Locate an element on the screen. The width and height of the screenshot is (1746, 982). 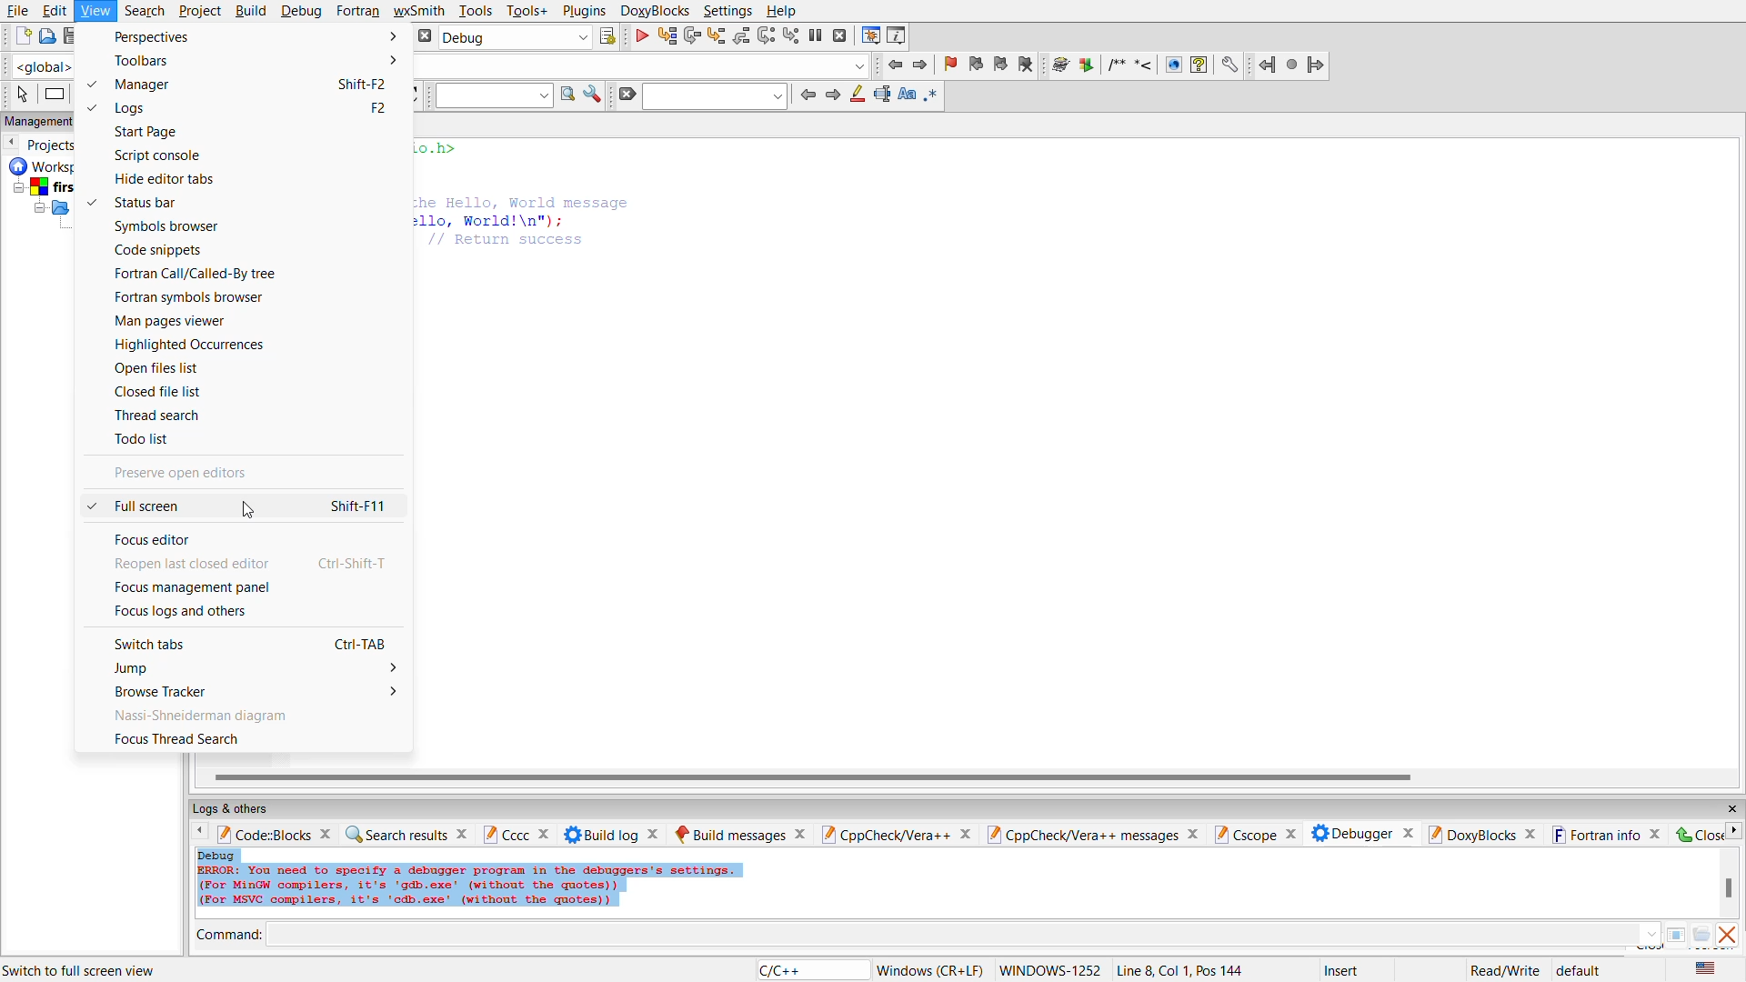
next is located at coordinates (1735, 832).